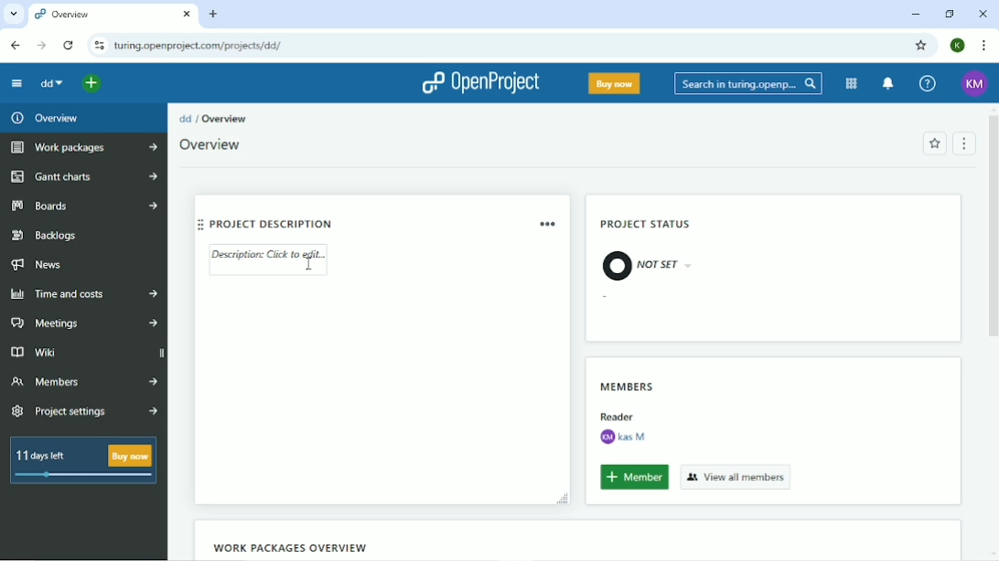  Describe the element at coordinates (86, 412) in the screenshot. I see `Project settings` at that location.